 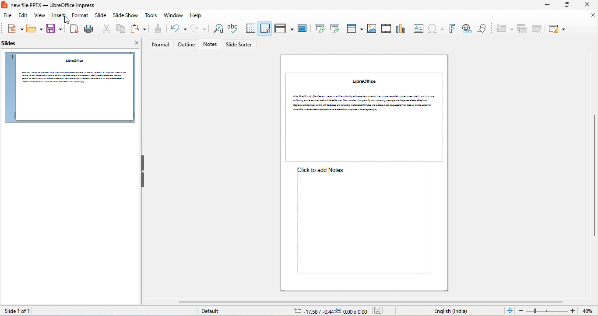 I want to click on slides, so click(x=12, y=45).